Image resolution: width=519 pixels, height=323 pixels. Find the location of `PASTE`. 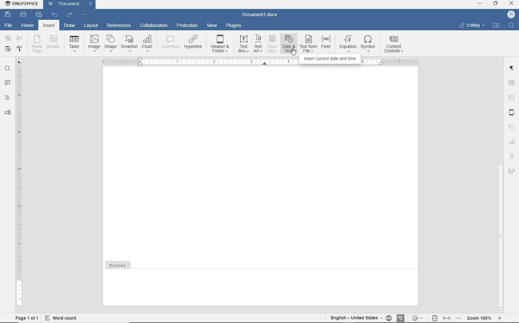

PASTE is located at coordinates (7, 50).